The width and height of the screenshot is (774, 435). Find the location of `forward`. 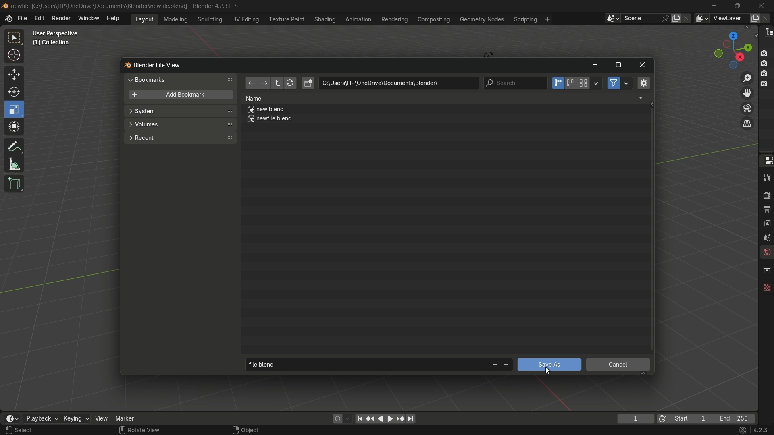

forward is located at coordinates (263, 84).